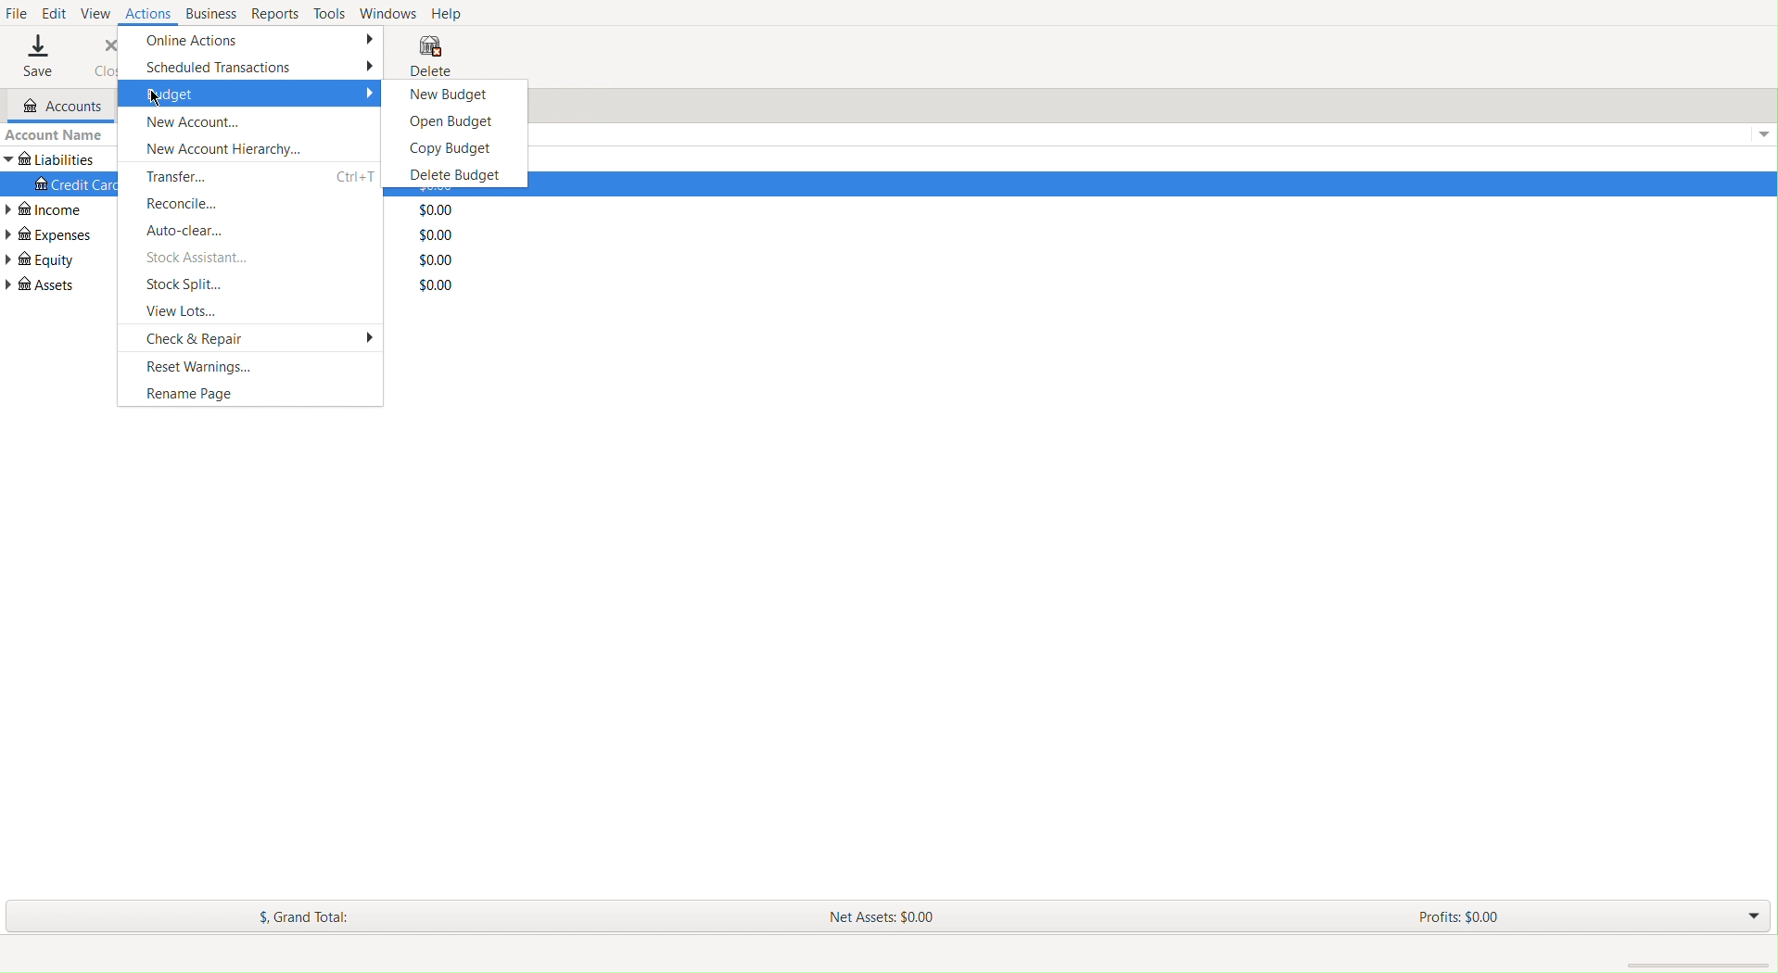 The height and width of the screenshot is (973, 1778). Describe the element at coordinates (54, 209) in the screenshot. I see `Income` at that location.